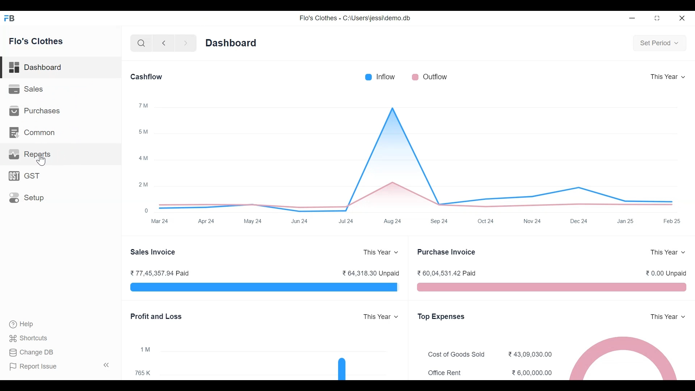 This screenshot has height=391, width=695. I want to click on 64,318.30 Unpaid, so click(370, 272).